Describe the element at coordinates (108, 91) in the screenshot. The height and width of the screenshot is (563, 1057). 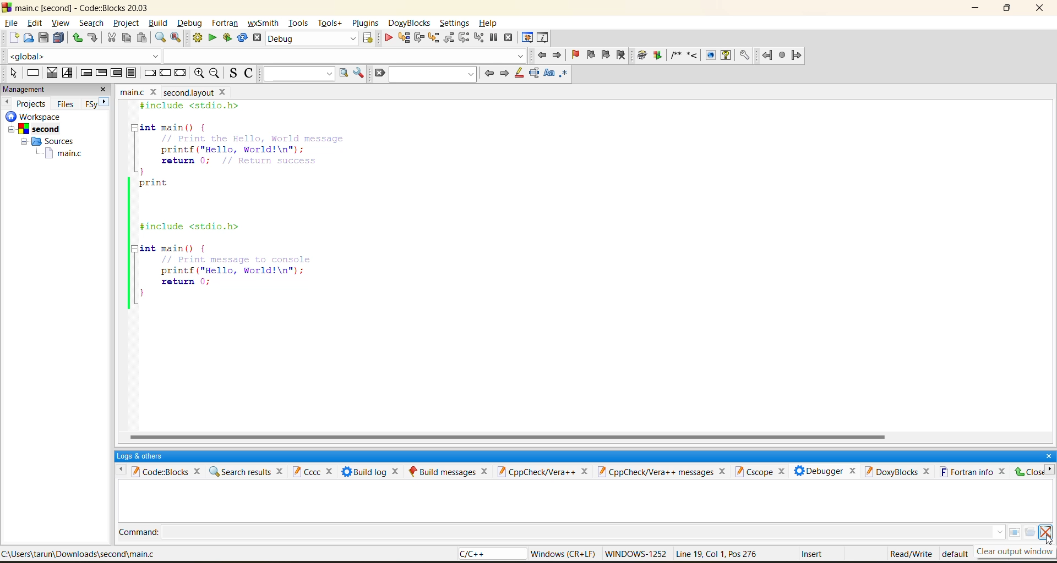
I see `close` at that location.